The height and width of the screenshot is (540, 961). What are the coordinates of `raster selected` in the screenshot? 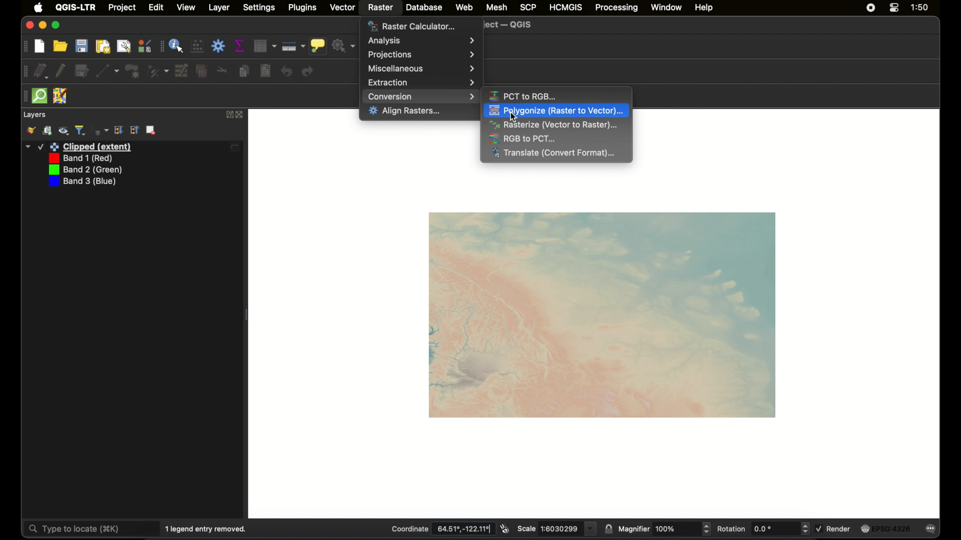 It's located at (384, 8).